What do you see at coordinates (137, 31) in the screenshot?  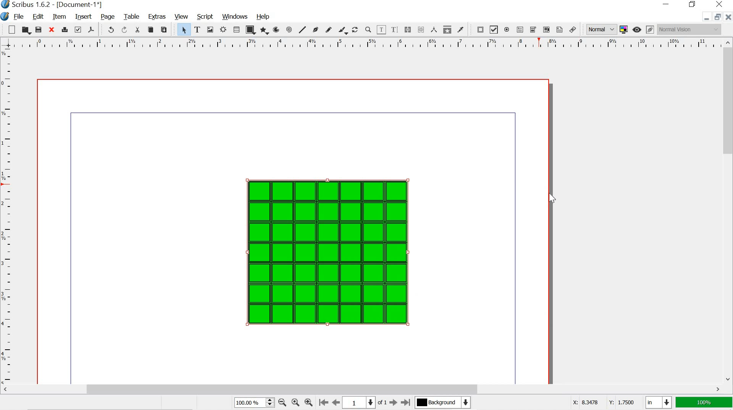 I see `cut` at bounding box center [137, 31].